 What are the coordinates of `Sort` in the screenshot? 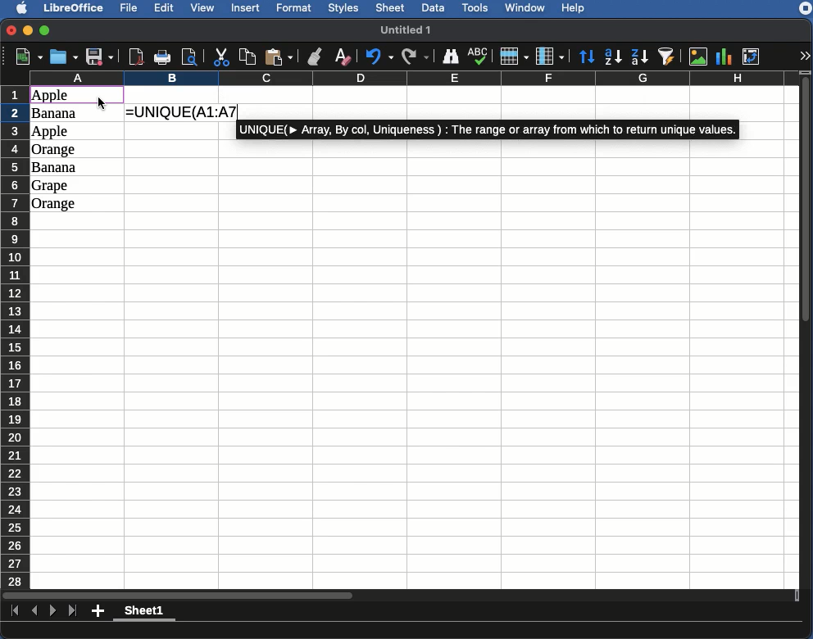 It's located at (588, 56).